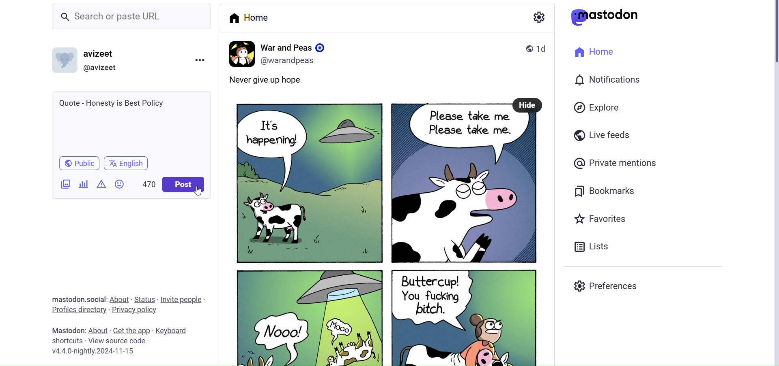 This screenshot has width=779, height=366. Describe the element at coordinates (184, 299) in the screenshot. I see `Invite People` at that location.